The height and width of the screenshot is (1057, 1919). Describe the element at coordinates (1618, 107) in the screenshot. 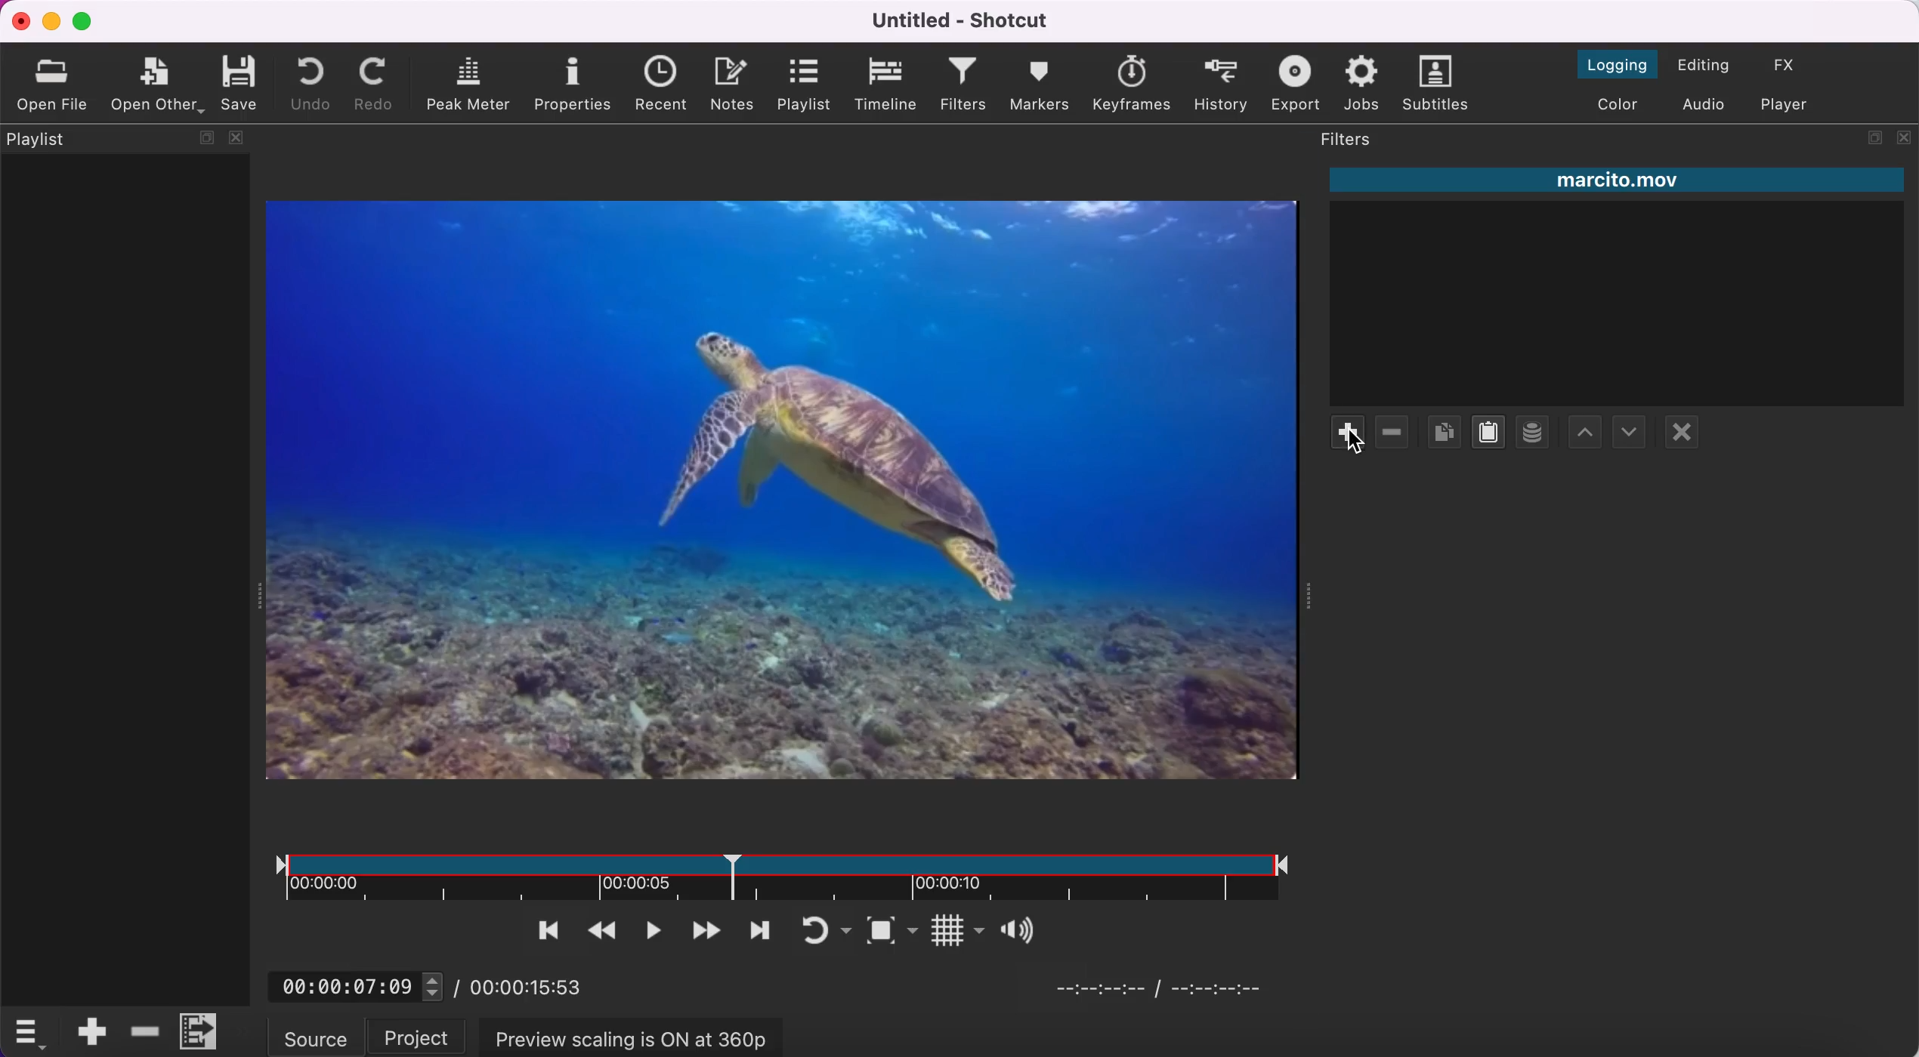

I see `switch to the color layout` at that location.